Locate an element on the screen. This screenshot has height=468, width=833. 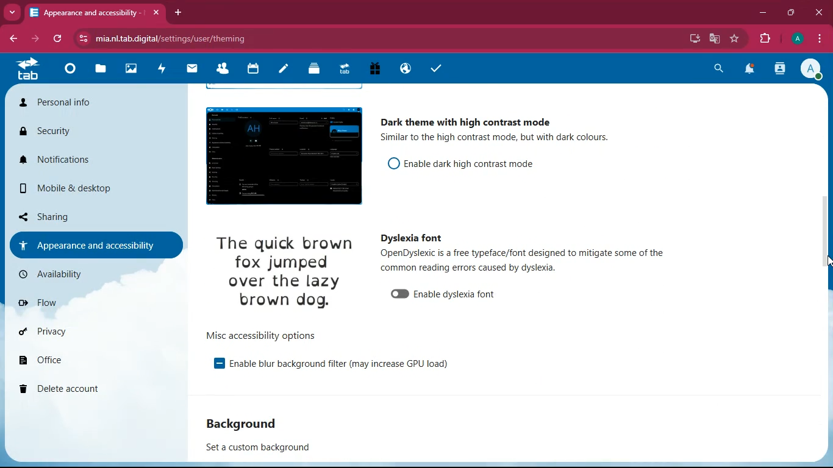
dark theme is located at coordinates (477, 120).